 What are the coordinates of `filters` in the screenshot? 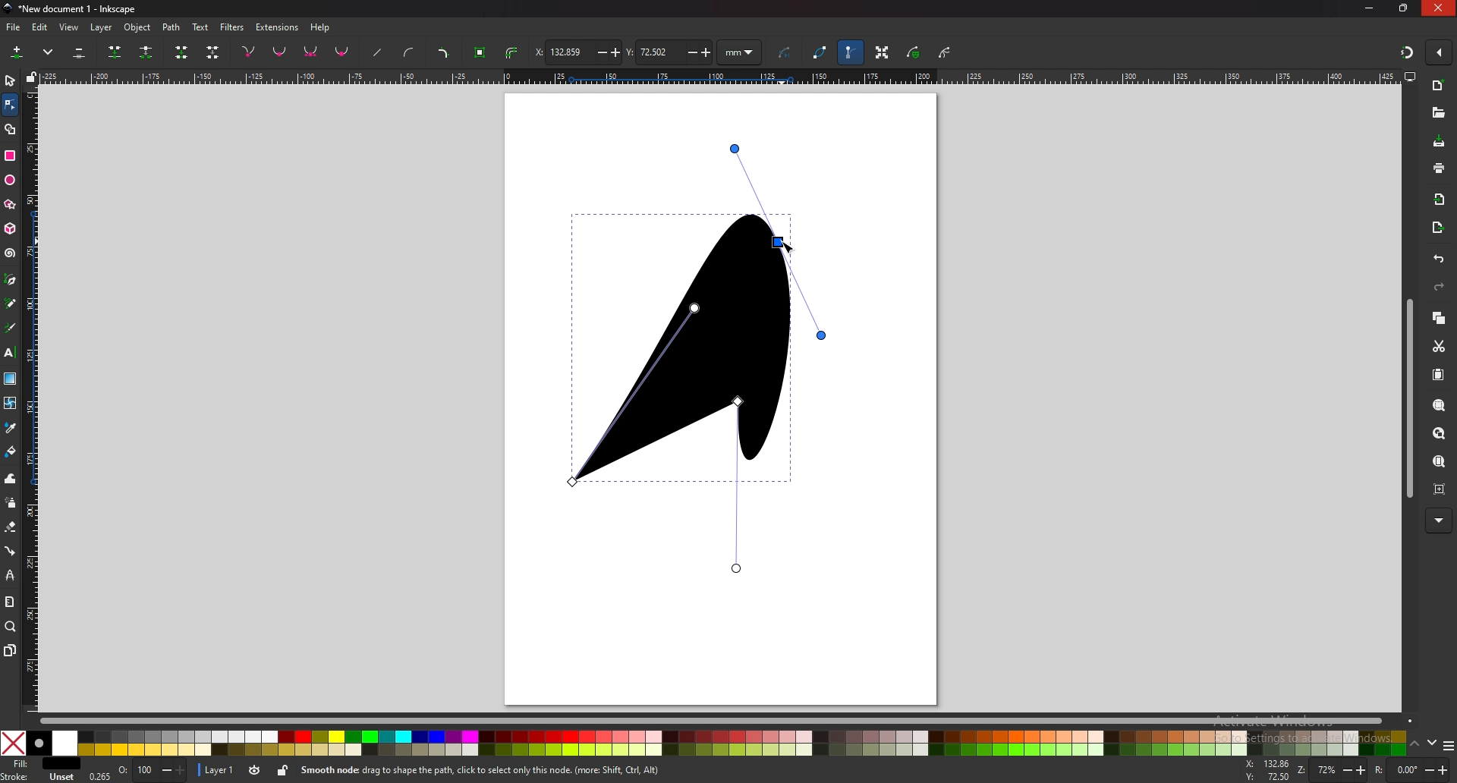 It's located at (232, 27).